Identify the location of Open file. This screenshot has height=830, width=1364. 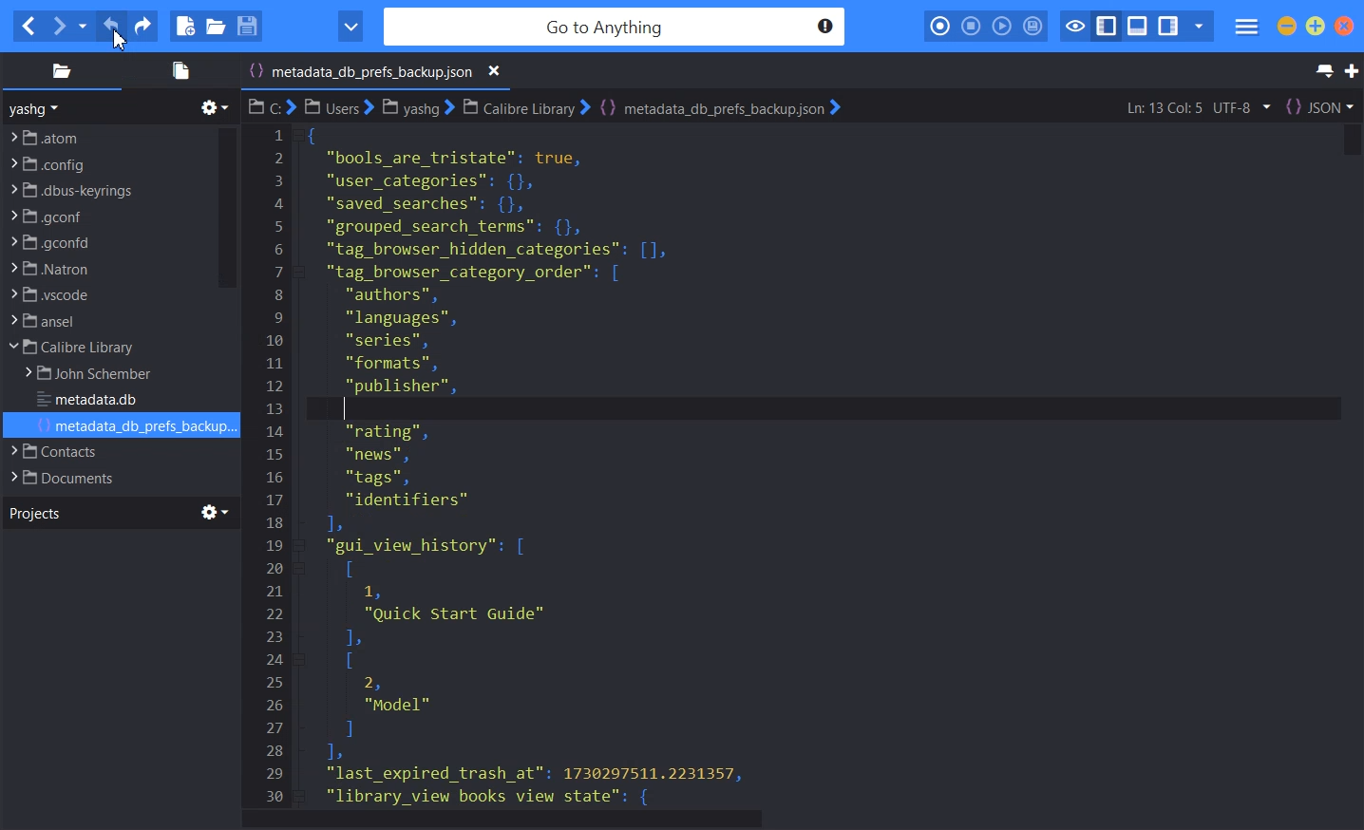
(216, 26).